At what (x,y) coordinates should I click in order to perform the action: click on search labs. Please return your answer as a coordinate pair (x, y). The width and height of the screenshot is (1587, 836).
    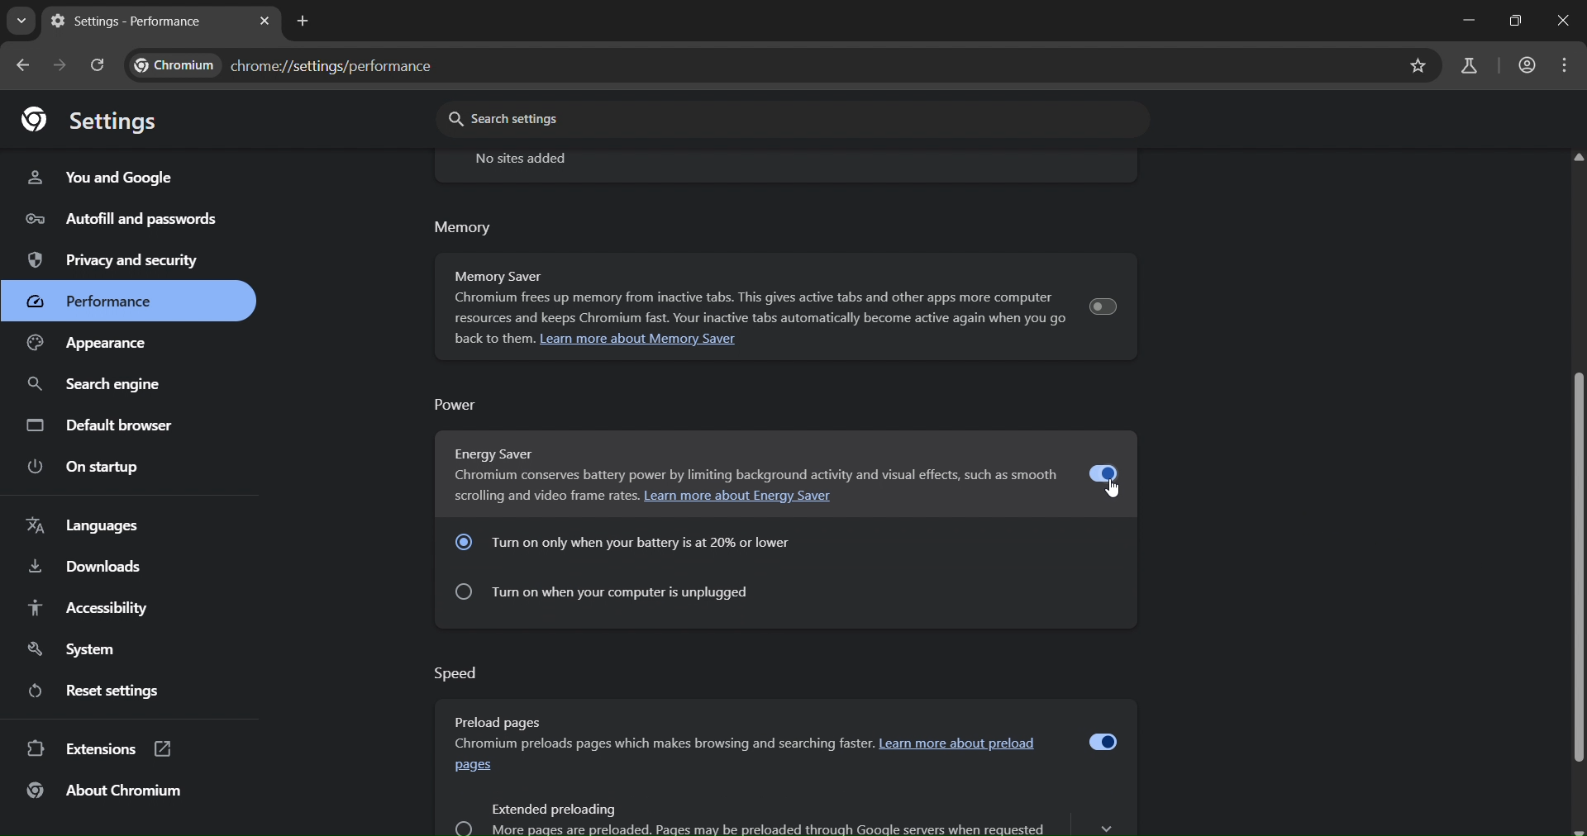
    Looking at the image, I should click on (1471, 67).